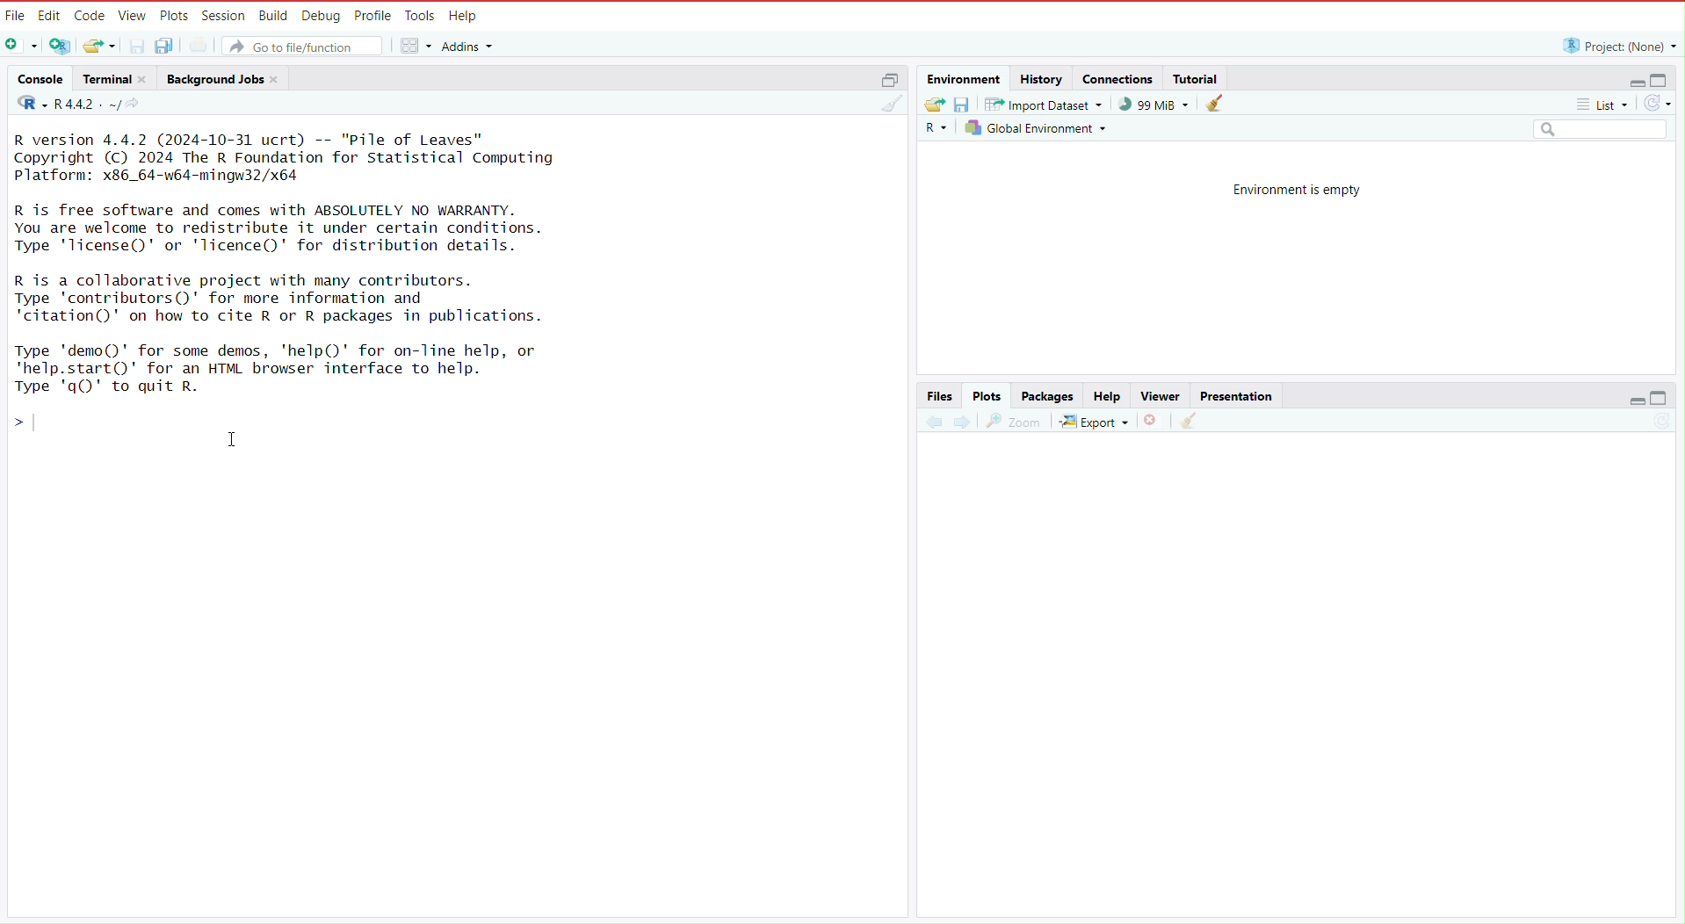  What do you see at coordinates (138, 105) in the screenshot?
I see `view the current working directory` at bounding box center [138, 105].